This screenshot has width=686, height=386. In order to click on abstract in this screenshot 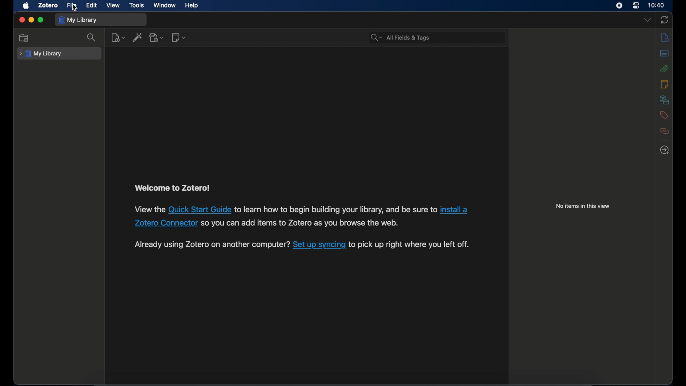, I will do `click(665, 53)`.